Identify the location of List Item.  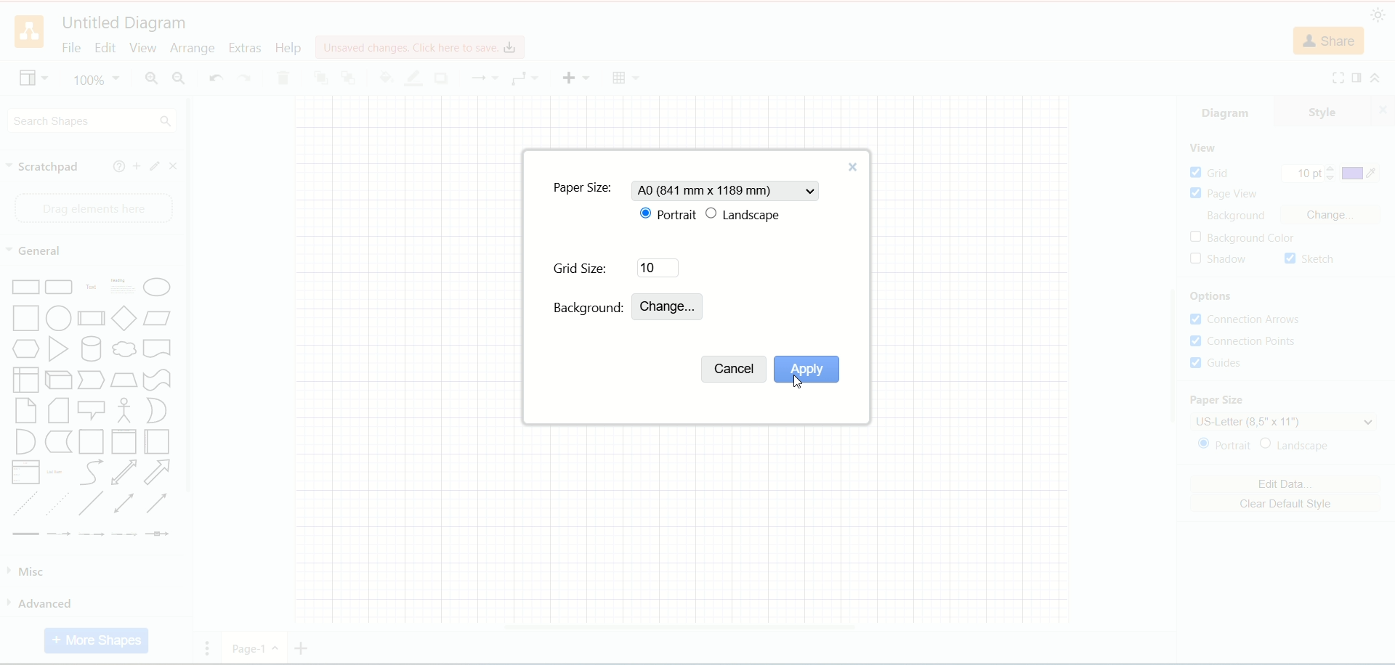
(54, 470).